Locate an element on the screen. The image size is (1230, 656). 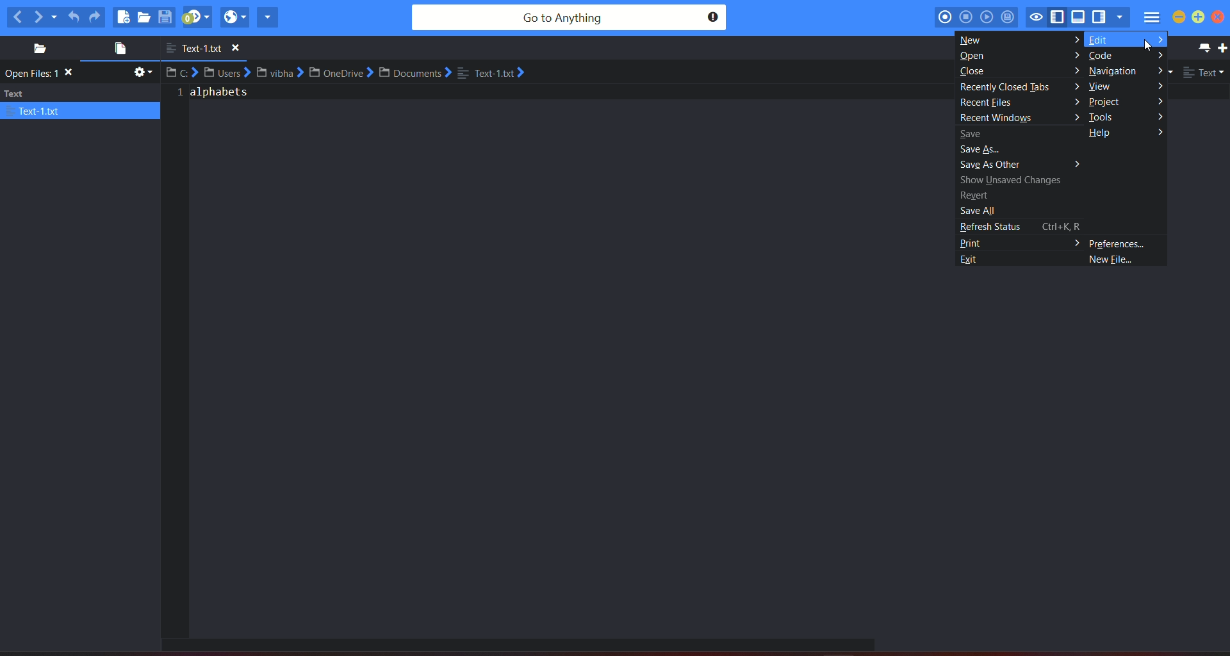
More is located at coordinates (1160, 133).